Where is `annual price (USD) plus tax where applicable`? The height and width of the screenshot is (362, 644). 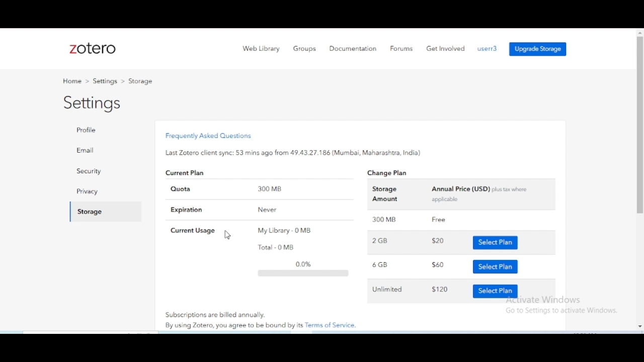 annual price (USD) plus tax where applicable is located at coordinates (480, 194).